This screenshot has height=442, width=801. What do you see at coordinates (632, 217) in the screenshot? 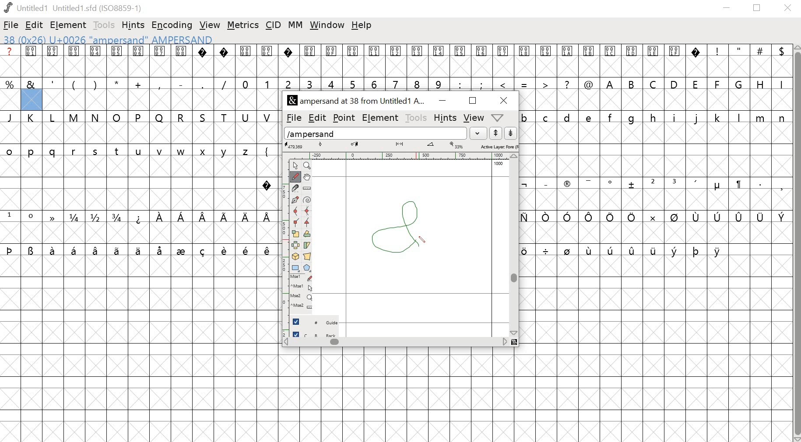
I see `symbol` at bounding box center [632, 217].